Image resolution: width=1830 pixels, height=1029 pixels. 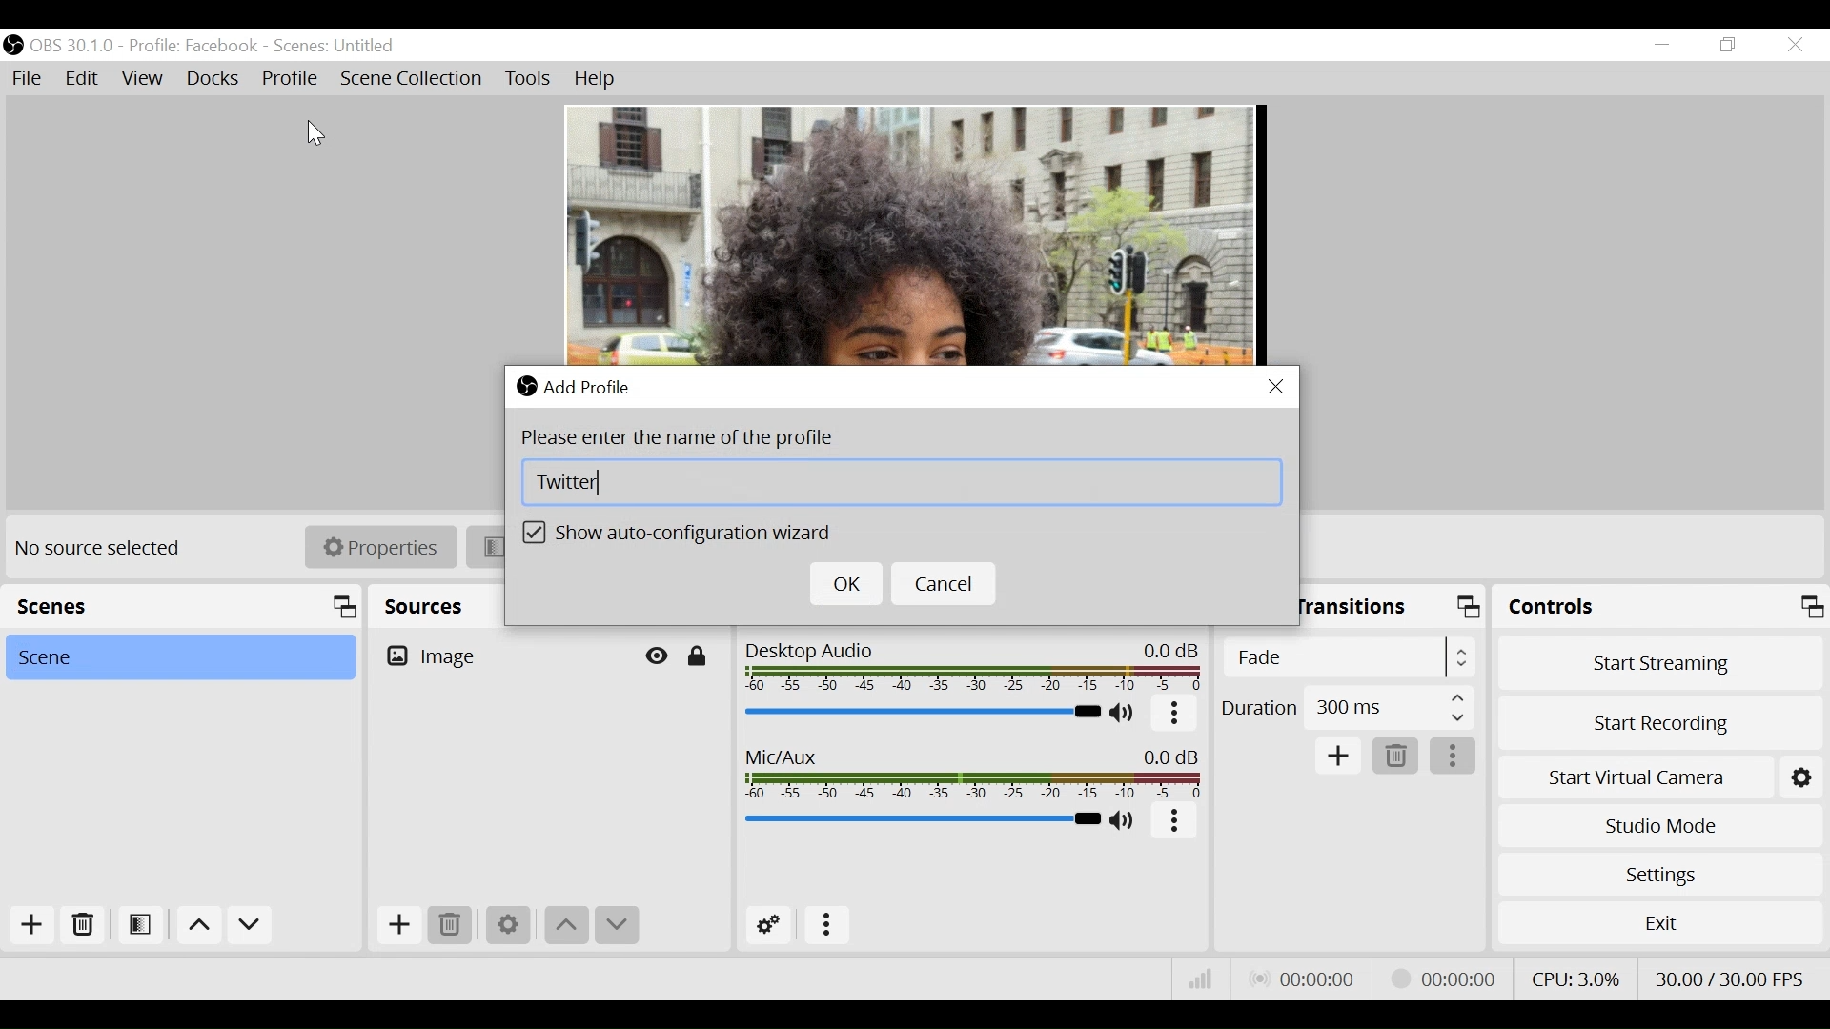 What do you see at coordinates (415, 80) in the screenshot?
I see `Scene Collection` at bounding box center [415, 80].